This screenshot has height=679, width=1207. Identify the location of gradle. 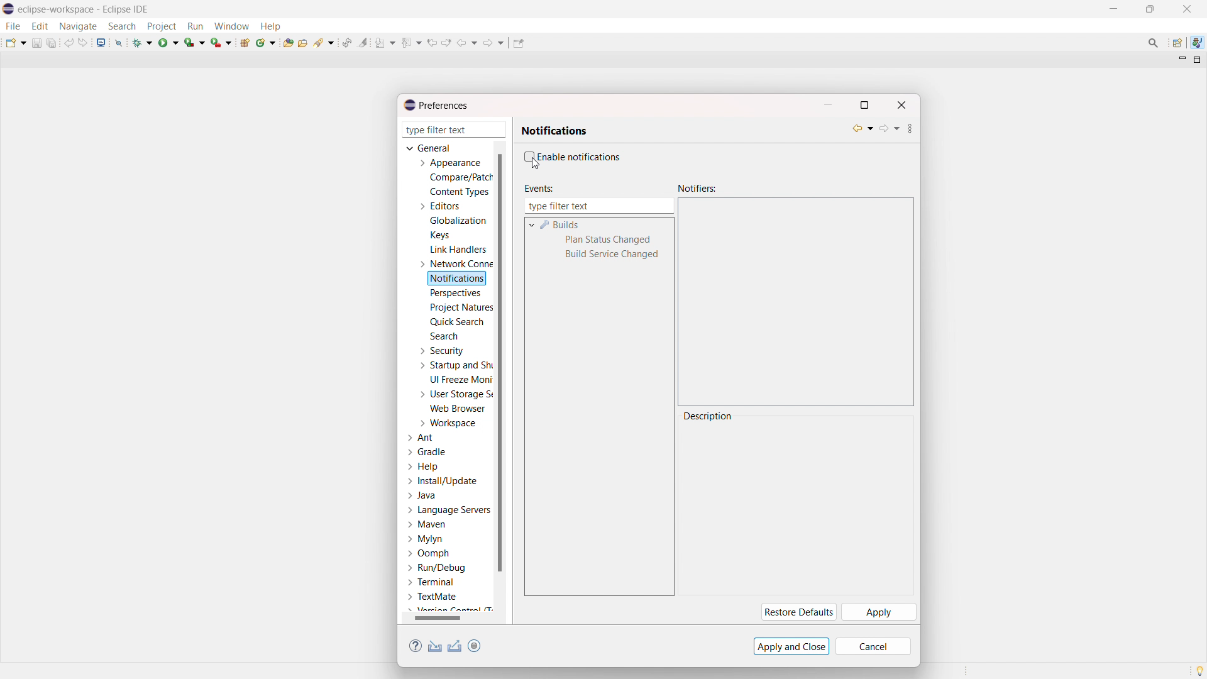
(428, 452).